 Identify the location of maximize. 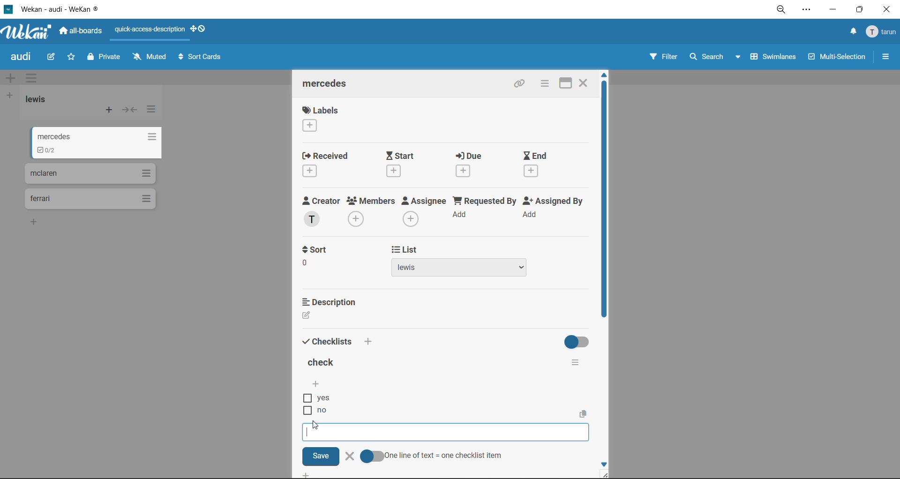
(564, 84).